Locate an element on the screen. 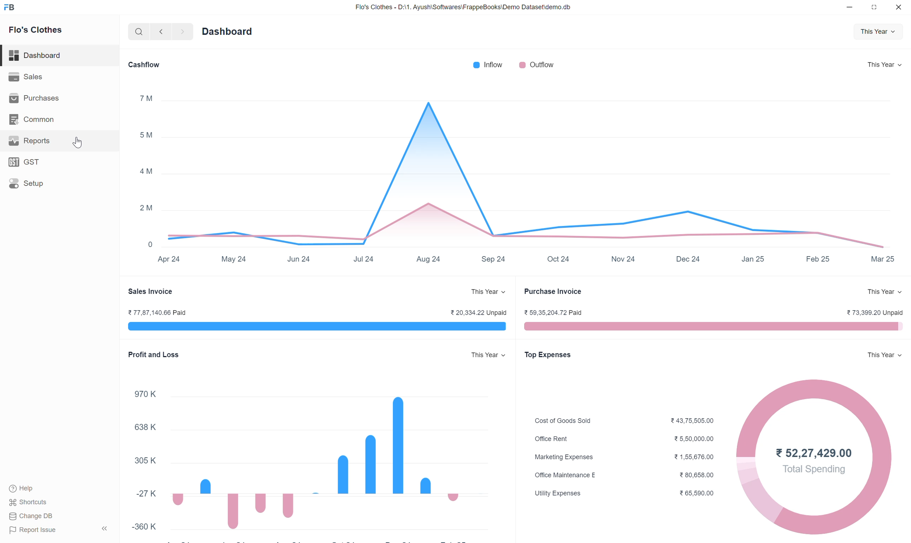 The image size is (911, 543). back is located at coordinates (160, 33).